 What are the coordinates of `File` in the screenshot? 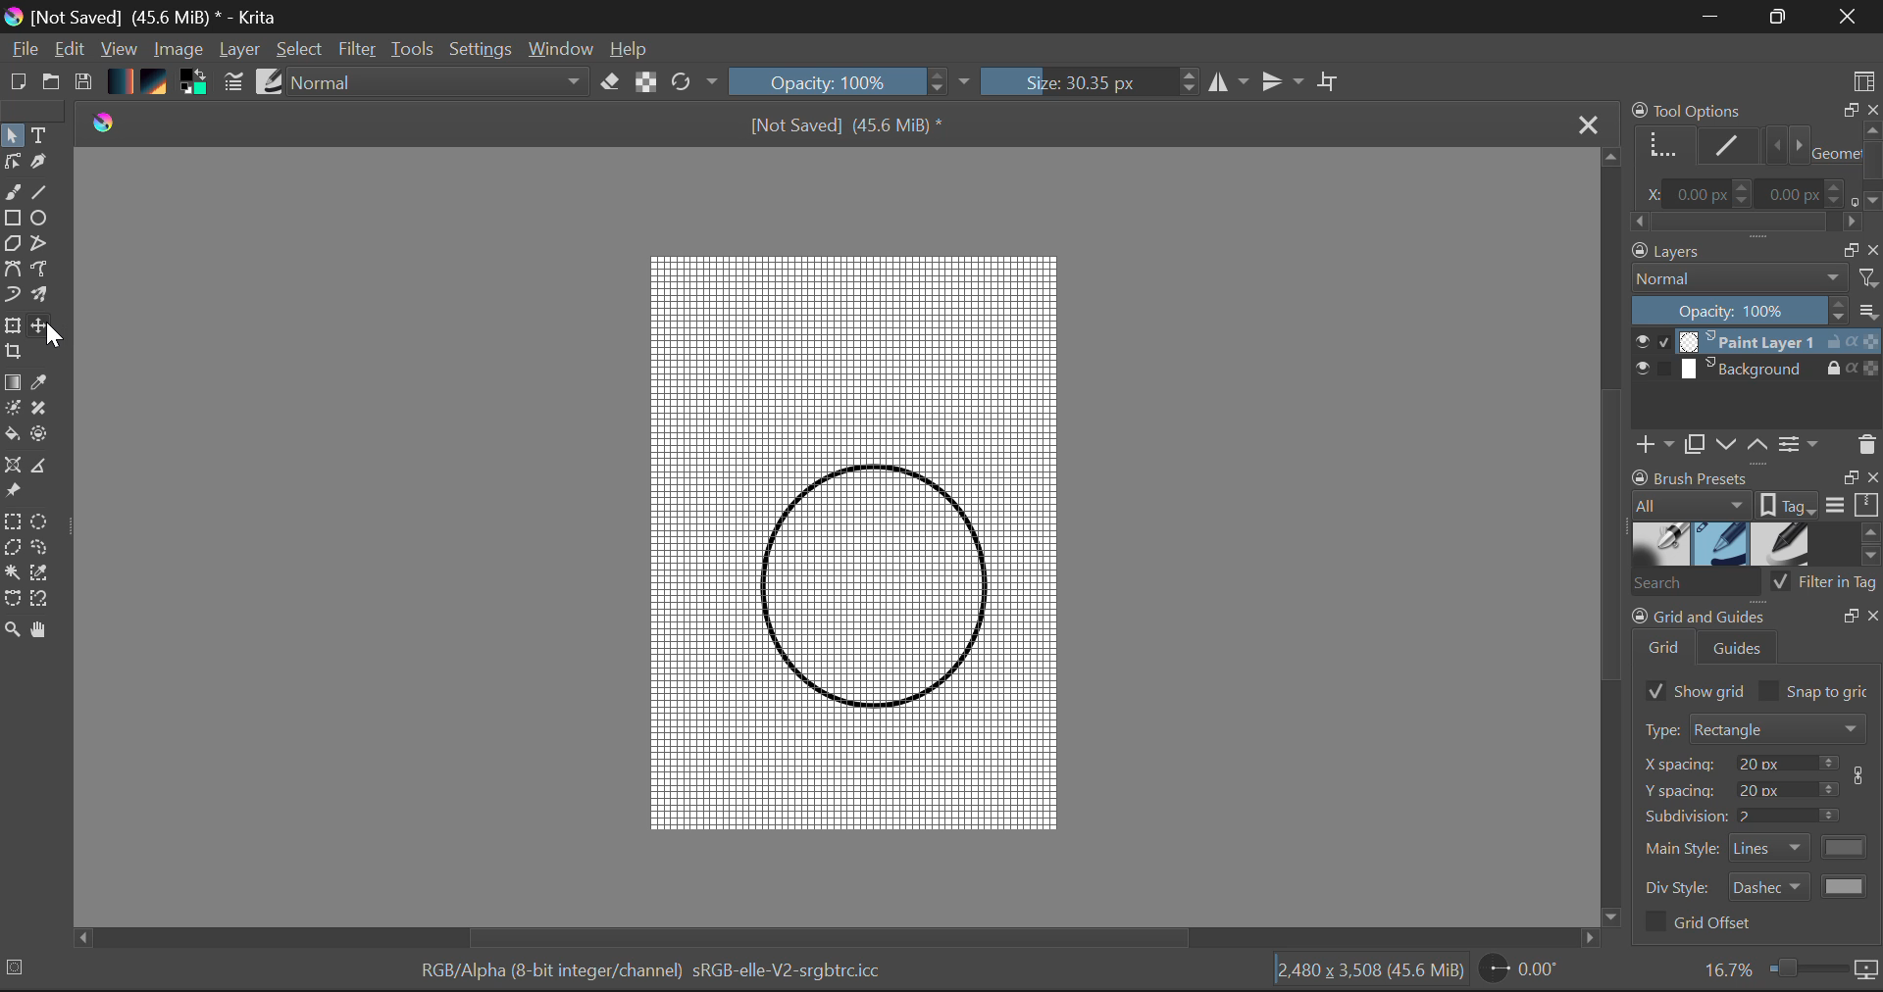 It's located at (23, 49).